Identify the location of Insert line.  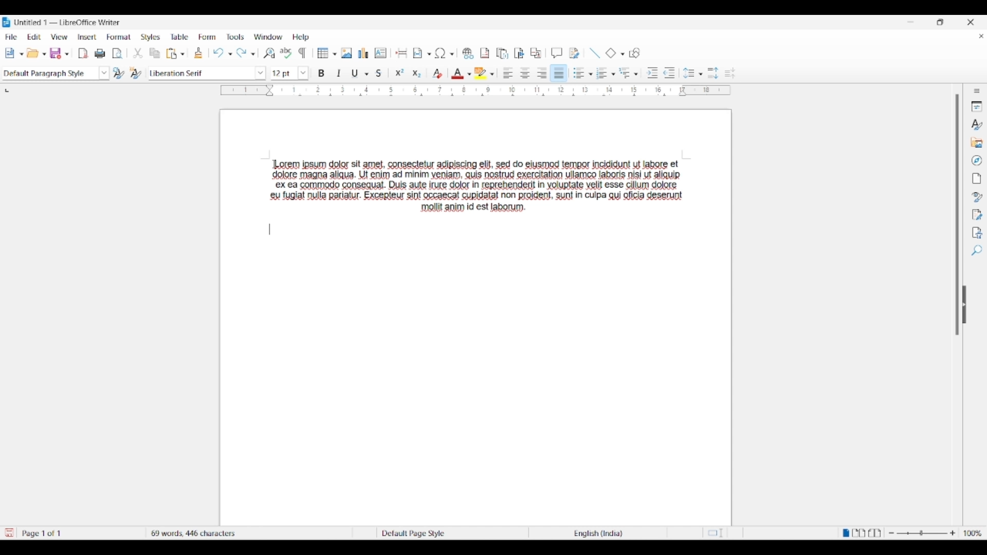
(595, 53).